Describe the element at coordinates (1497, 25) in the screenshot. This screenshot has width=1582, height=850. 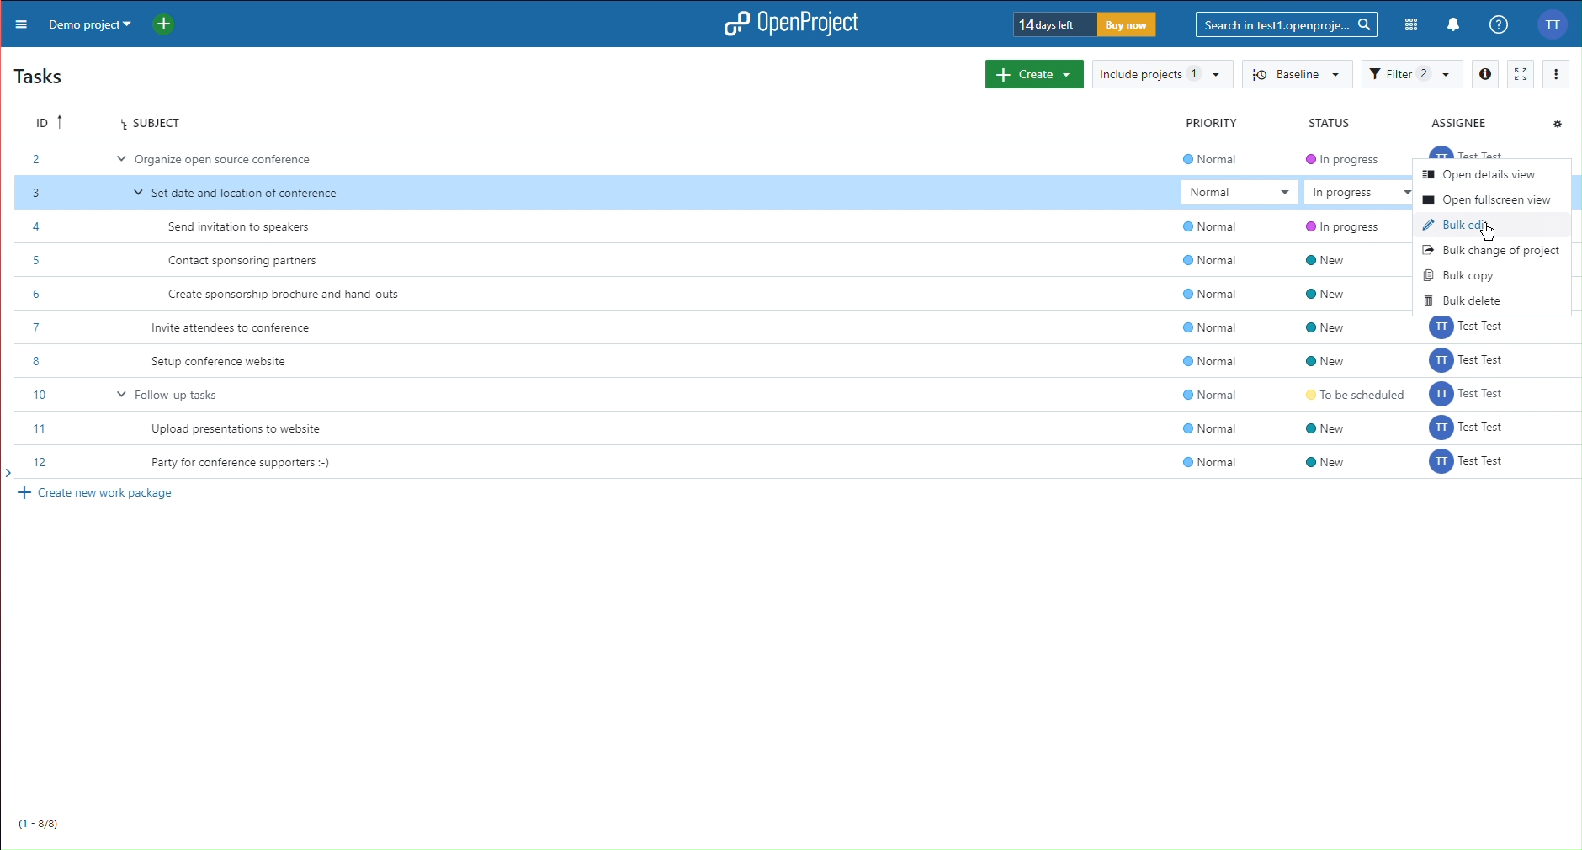
I see `Help` at that location.